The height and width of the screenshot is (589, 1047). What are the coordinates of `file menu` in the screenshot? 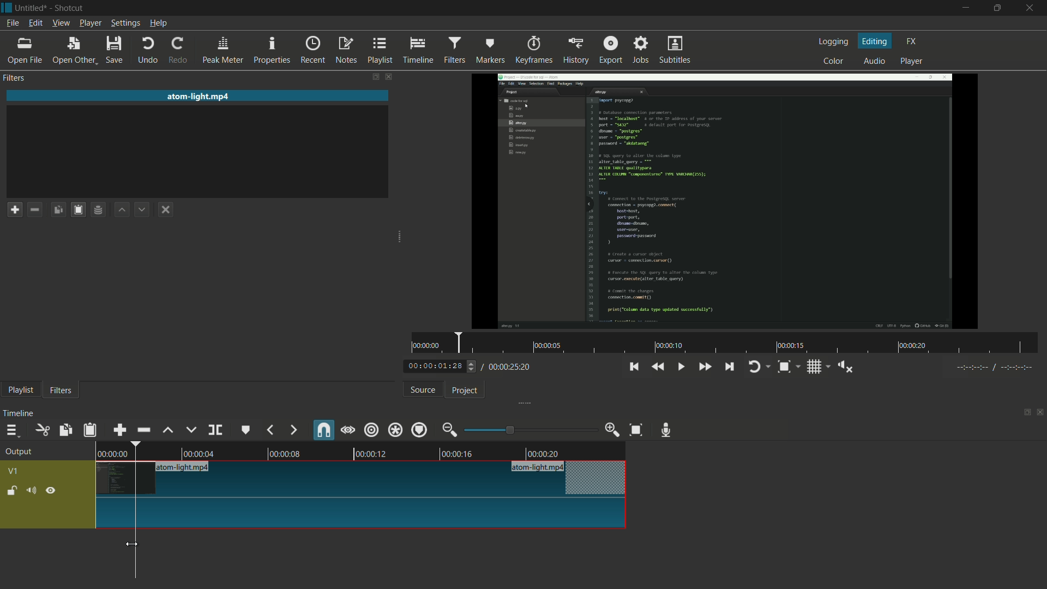 It's located at (13, 23).